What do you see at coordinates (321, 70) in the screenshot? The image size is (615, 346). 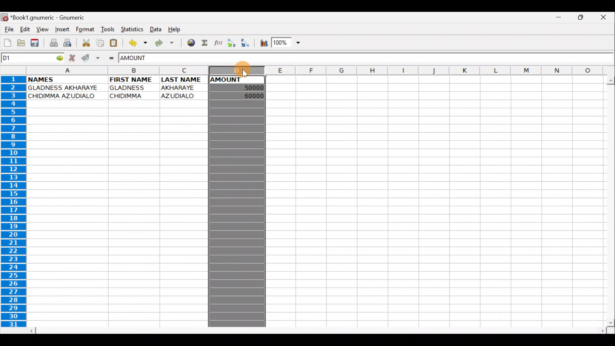 I see `Columns` at bounding box center [321, 70].